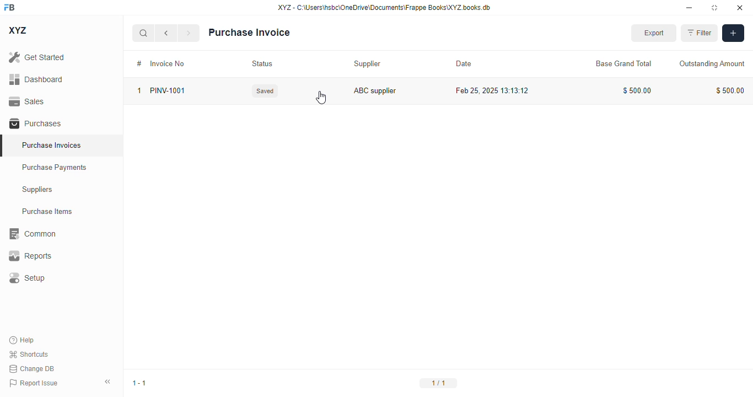 The height and width of the screenshot is (397, 753). I want to click on shortcuts, so click(29, 354).